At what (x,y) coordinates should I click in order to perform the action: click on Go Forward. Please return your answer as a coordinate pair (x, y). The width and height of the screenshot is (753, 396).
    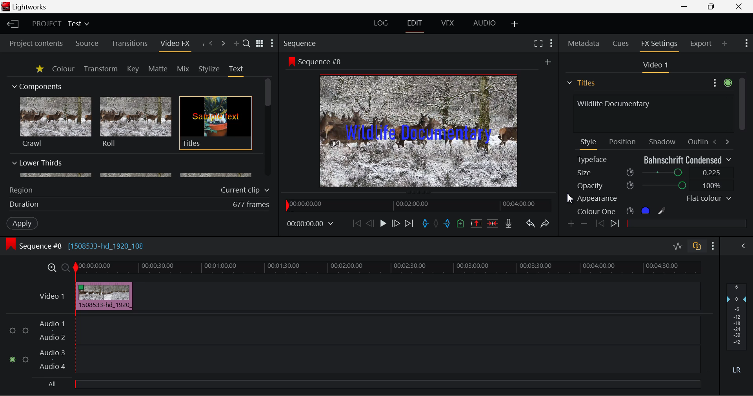
    Looking at the image, I should click on (395, 224).